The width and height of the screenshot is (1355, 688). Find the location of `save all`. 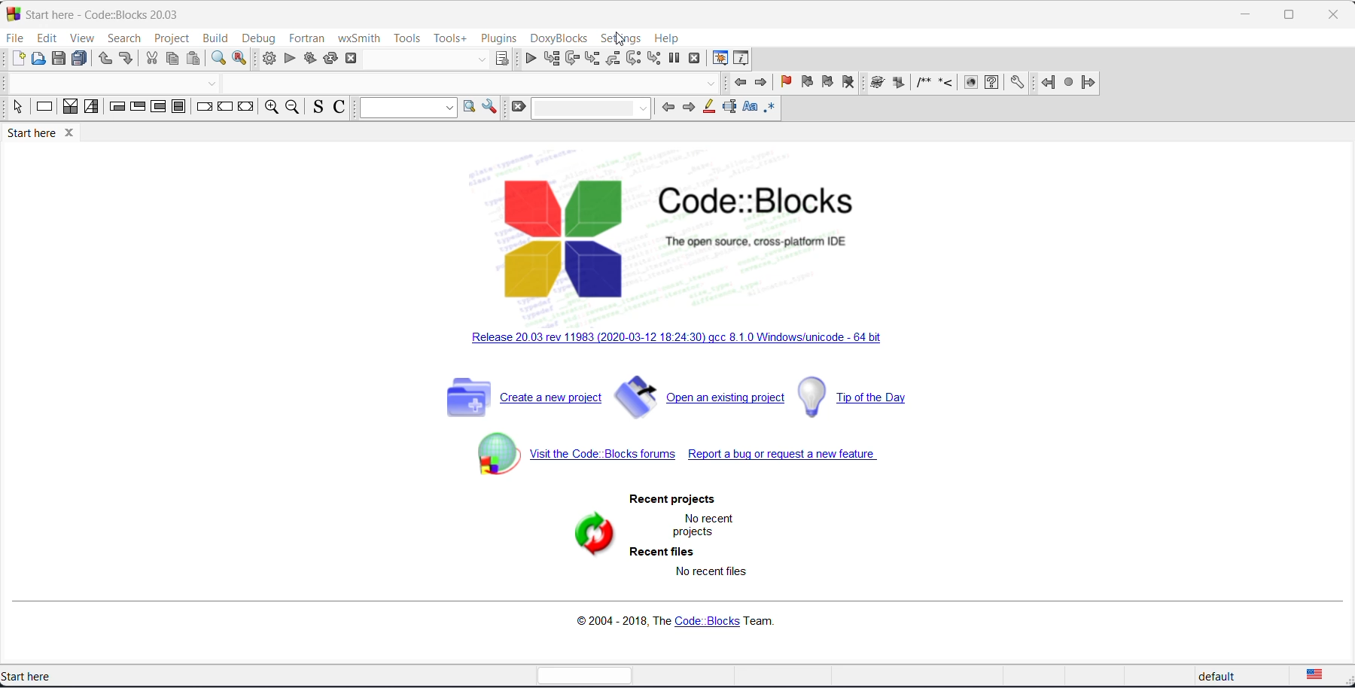

save all is located at coordinates (79, 59).